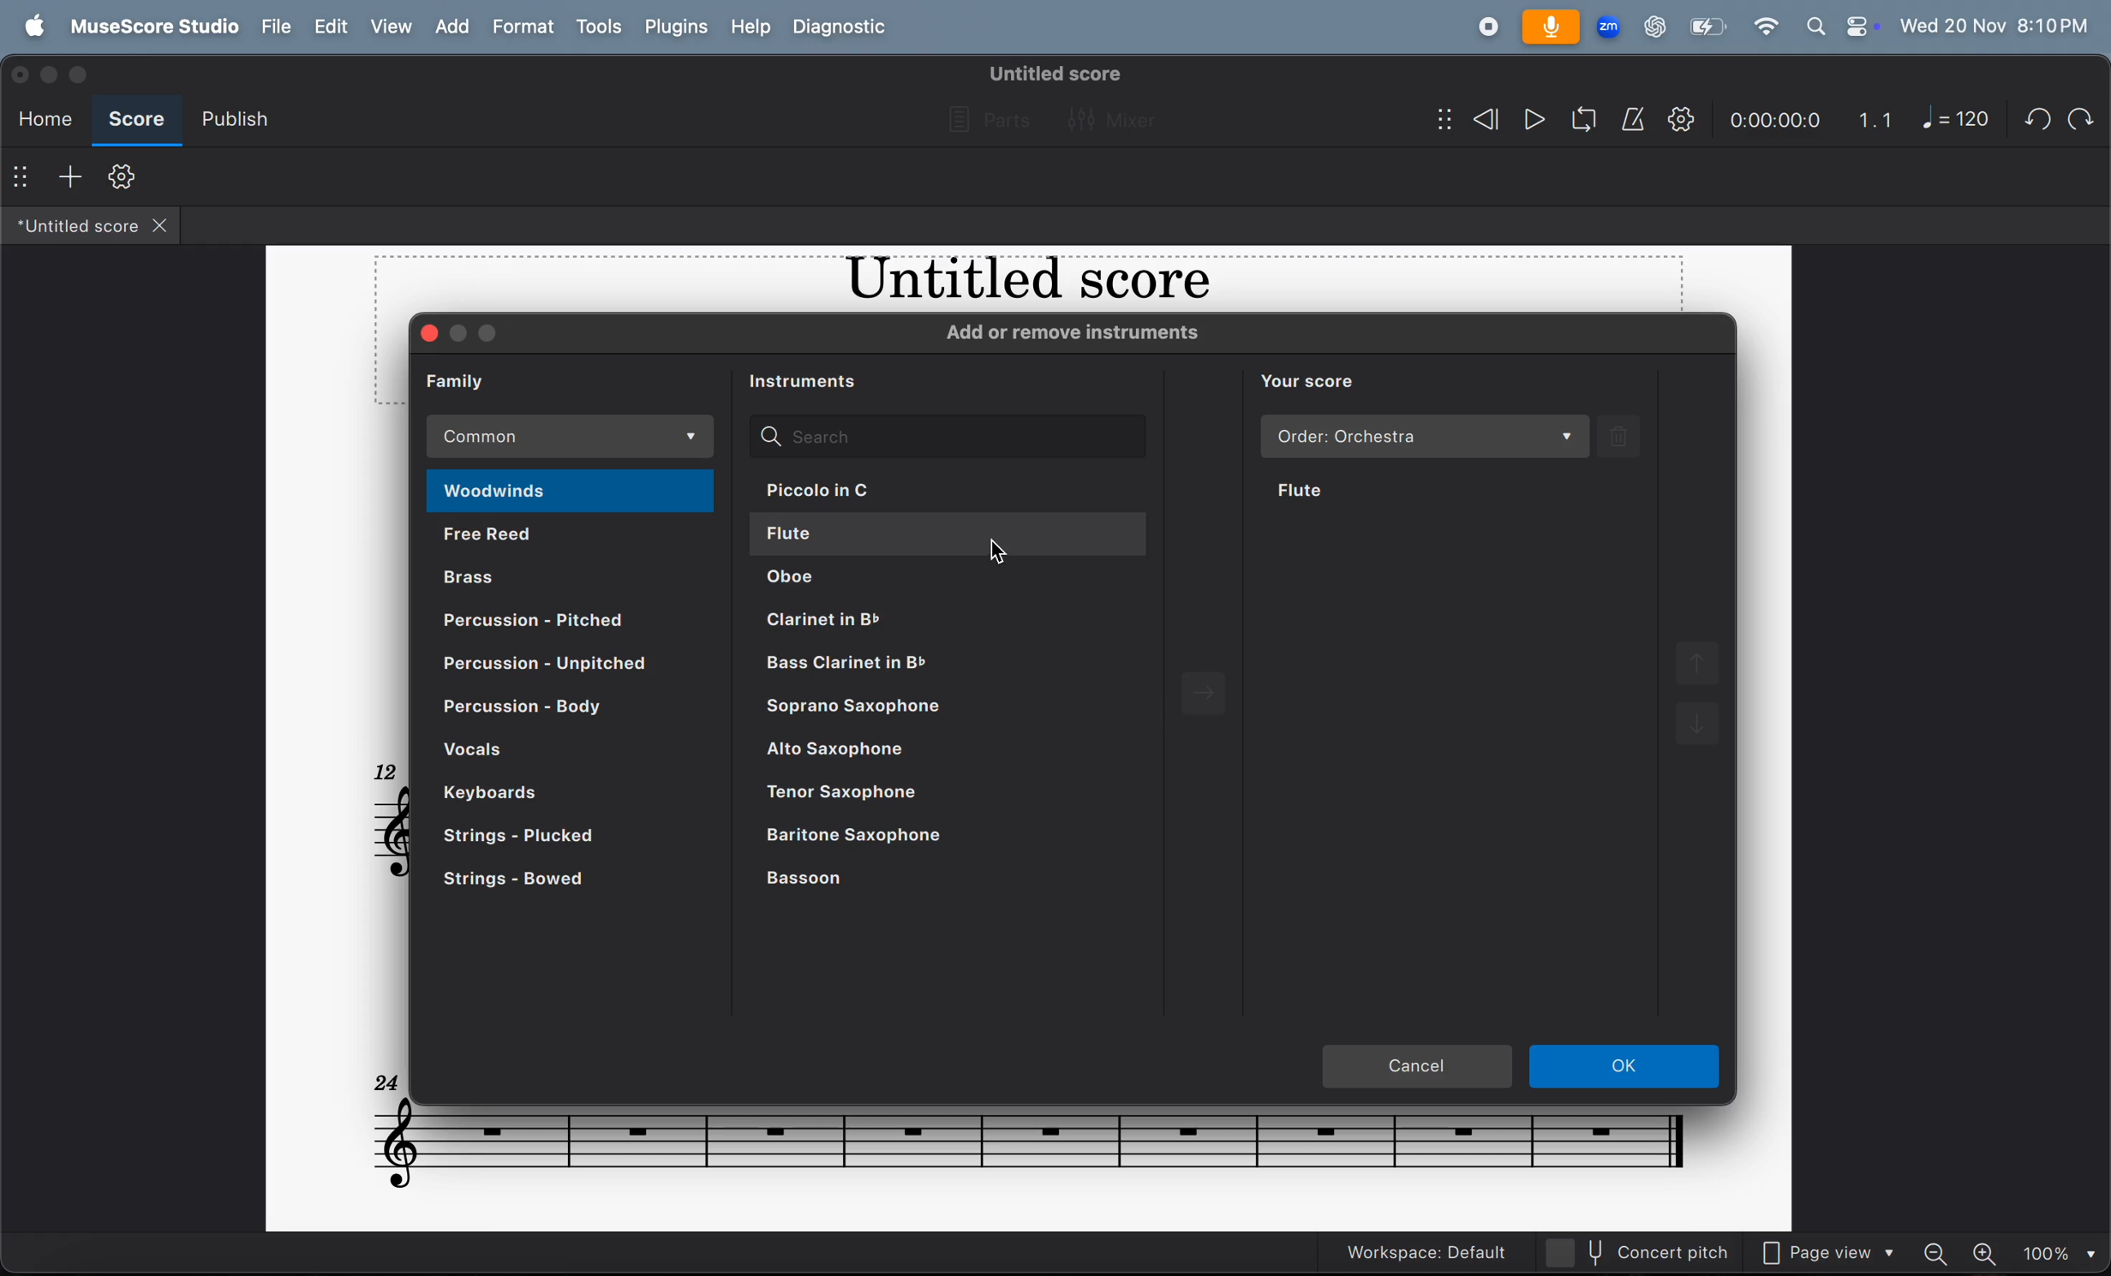 This screenshot has width=2111, height=1276. Describe the element at coordinates (972, 622) in the screenshot. I see `clarient in b` at that location.